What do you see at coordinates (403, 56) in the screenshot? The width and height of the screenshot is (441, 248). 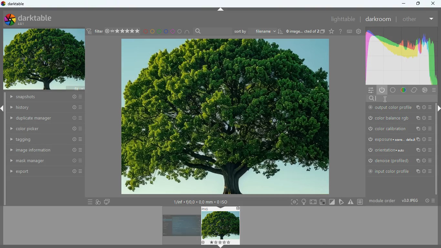 I see `gradient` at bounding box center [403, 56].